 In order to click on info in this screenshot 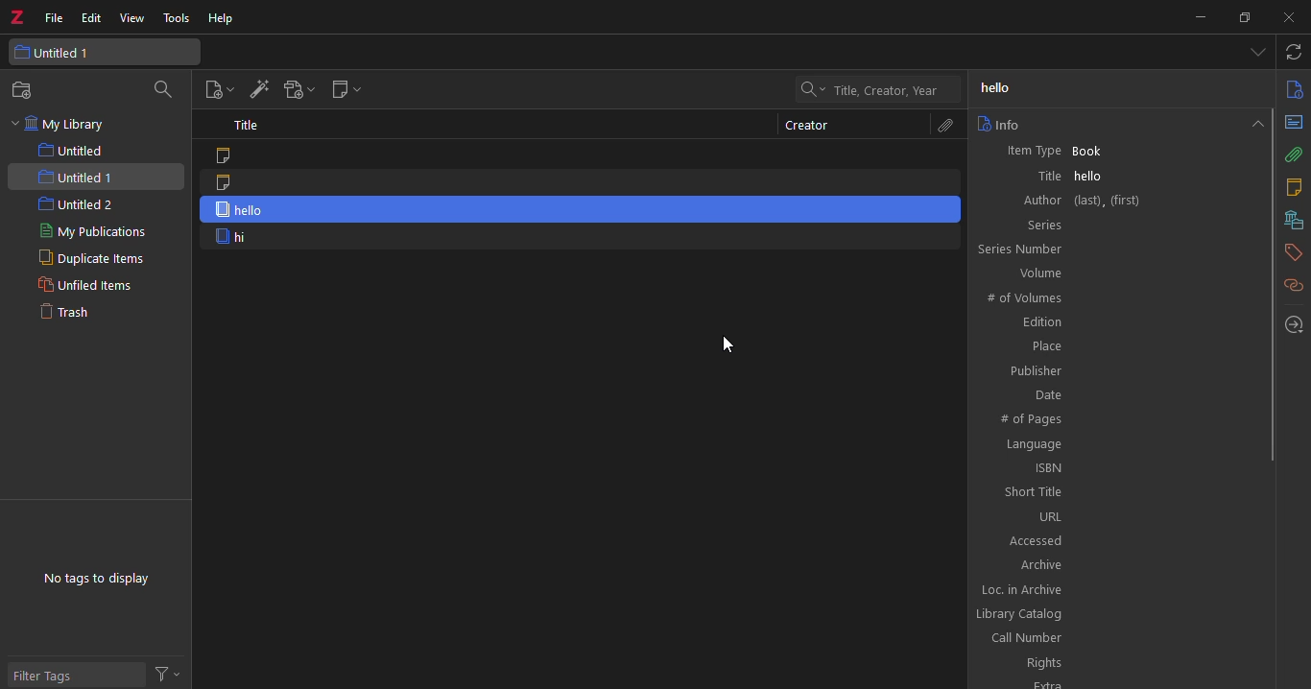, I will do `click(999, 124)`.